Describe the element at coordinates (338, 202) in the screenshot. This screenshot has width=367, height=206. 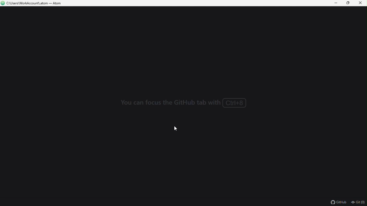
I see `github` at that location.